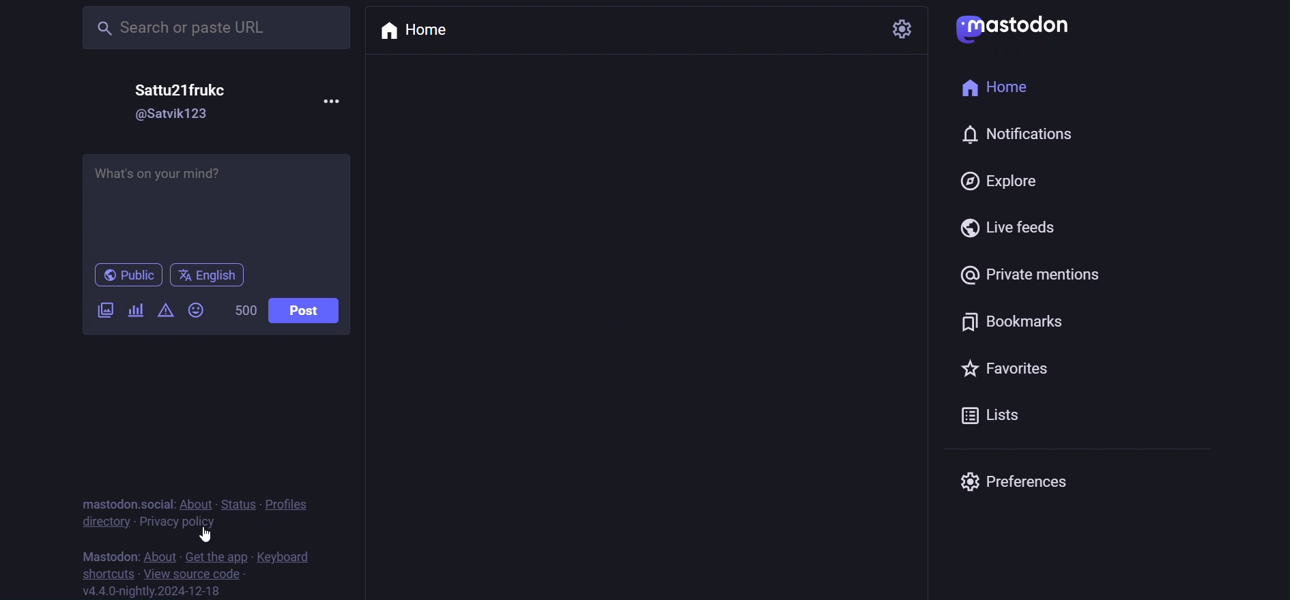 Image resolution: width=1290 pixels, height=600 pixels. Describe the element at coordinates (1024, 223) in the screenshot. I see `live feed` at that location.